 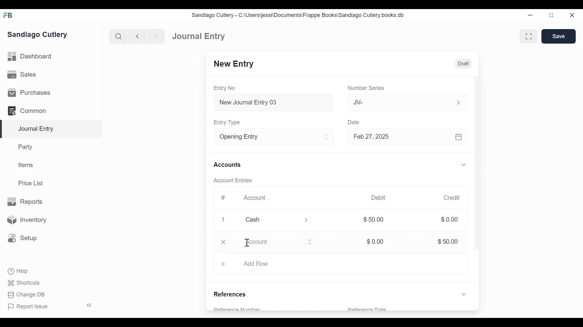 What do you see at coordinates (32, 183) in the screenshot?
I see `Price List` at bounding box center [32, 183].